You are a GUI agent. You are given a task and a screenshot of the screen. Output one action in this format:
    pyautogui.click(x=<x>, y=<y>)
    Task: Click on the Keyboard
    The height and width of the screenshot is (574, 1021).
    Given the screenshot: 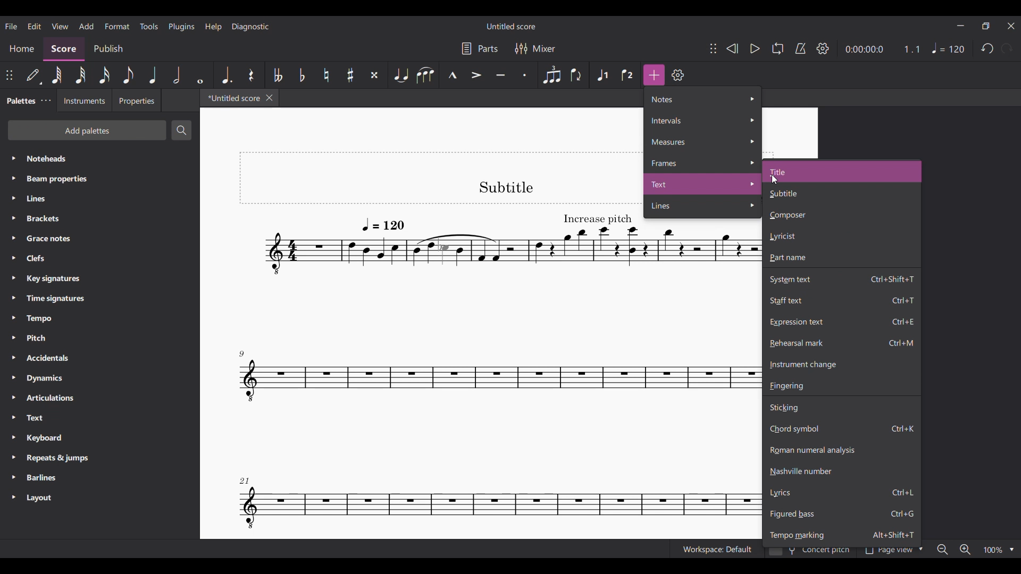 What is the action you would take?
    pyautogui.click(x=100, y=437)
    